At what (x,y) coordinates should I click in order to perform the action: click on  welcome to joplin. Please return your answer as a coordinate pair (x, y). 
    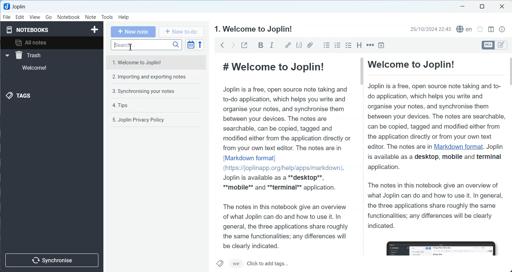
    Looking at the image, I should click on (254, 29).